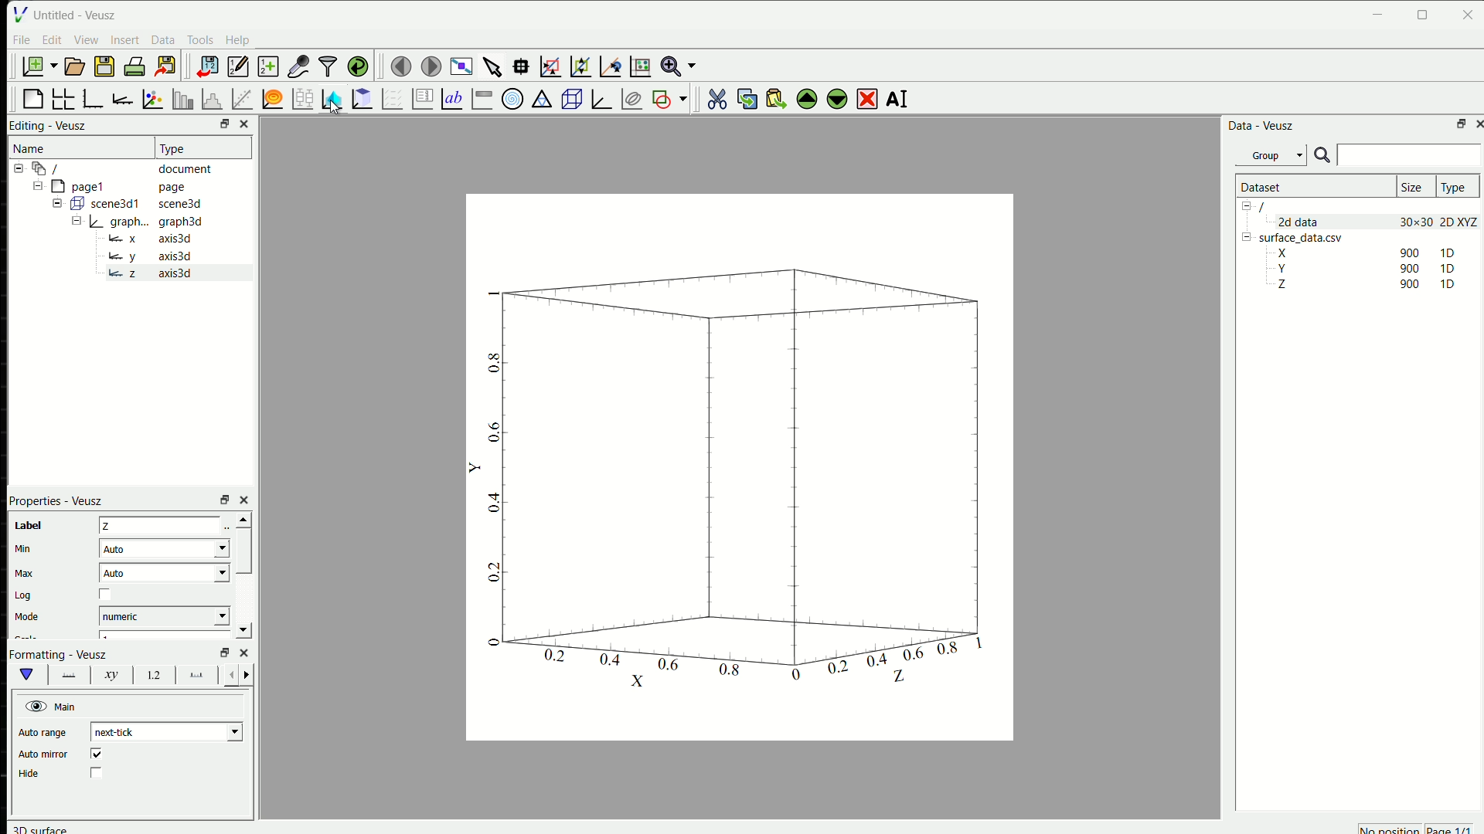 The width and height of the screenshot is (1484, 834). Describe the element at coordinates (243, 97) in the screenshot. I see `fit a function` at that location.